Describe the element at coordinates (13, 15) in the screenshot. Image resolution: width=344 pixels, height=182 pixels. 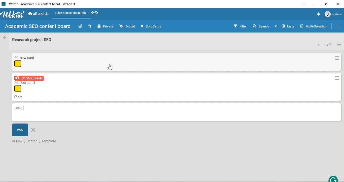
I see `wekan` at that location.